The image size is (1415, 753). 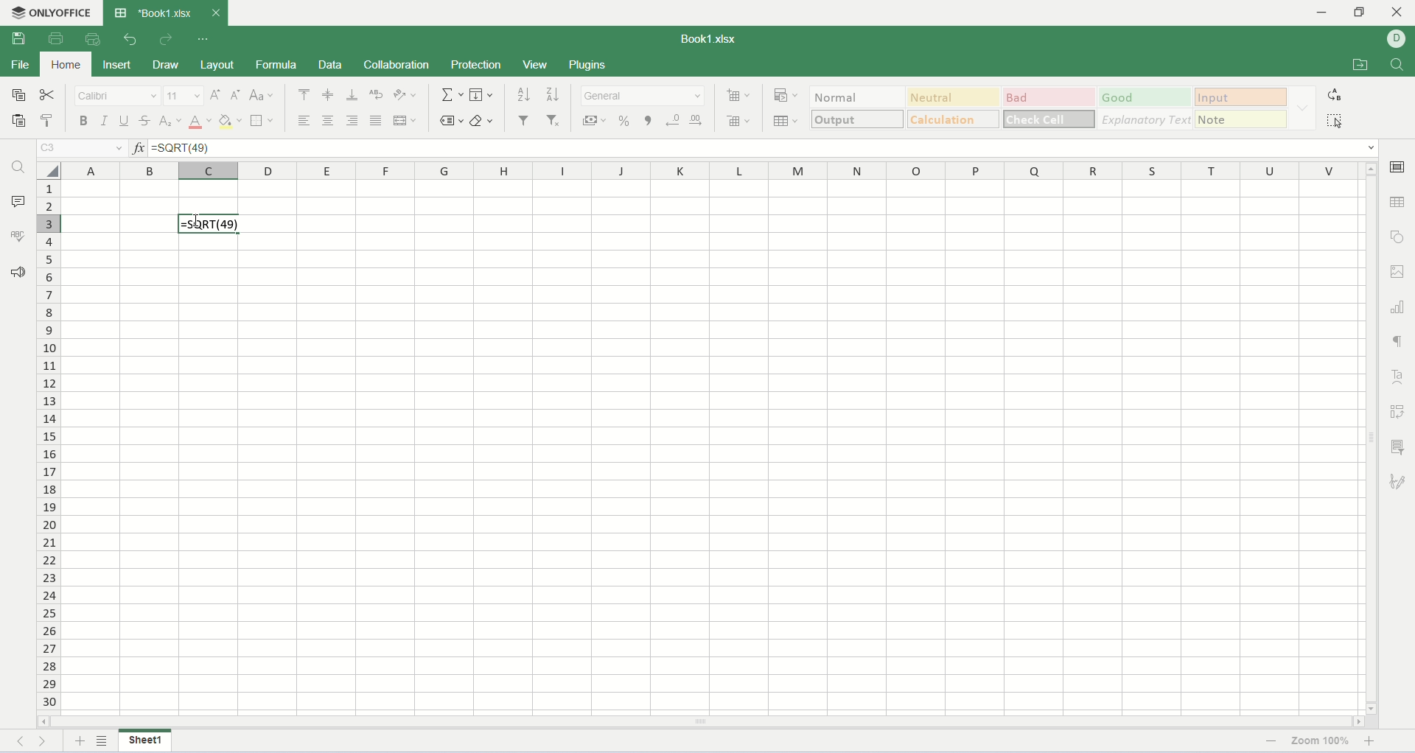 What do you see at coordinates (787, 95) in the screenshot?
I see `conditional formatting` at bounding box center [787, 95].